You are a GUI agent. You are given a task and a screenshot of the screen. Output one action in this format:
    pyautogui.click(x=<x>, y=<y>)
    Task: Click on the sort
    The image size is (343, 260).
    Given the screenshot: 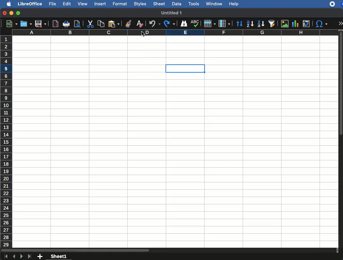 What is the action you would take?
    pyautogui.click(x=239, y=24)
    